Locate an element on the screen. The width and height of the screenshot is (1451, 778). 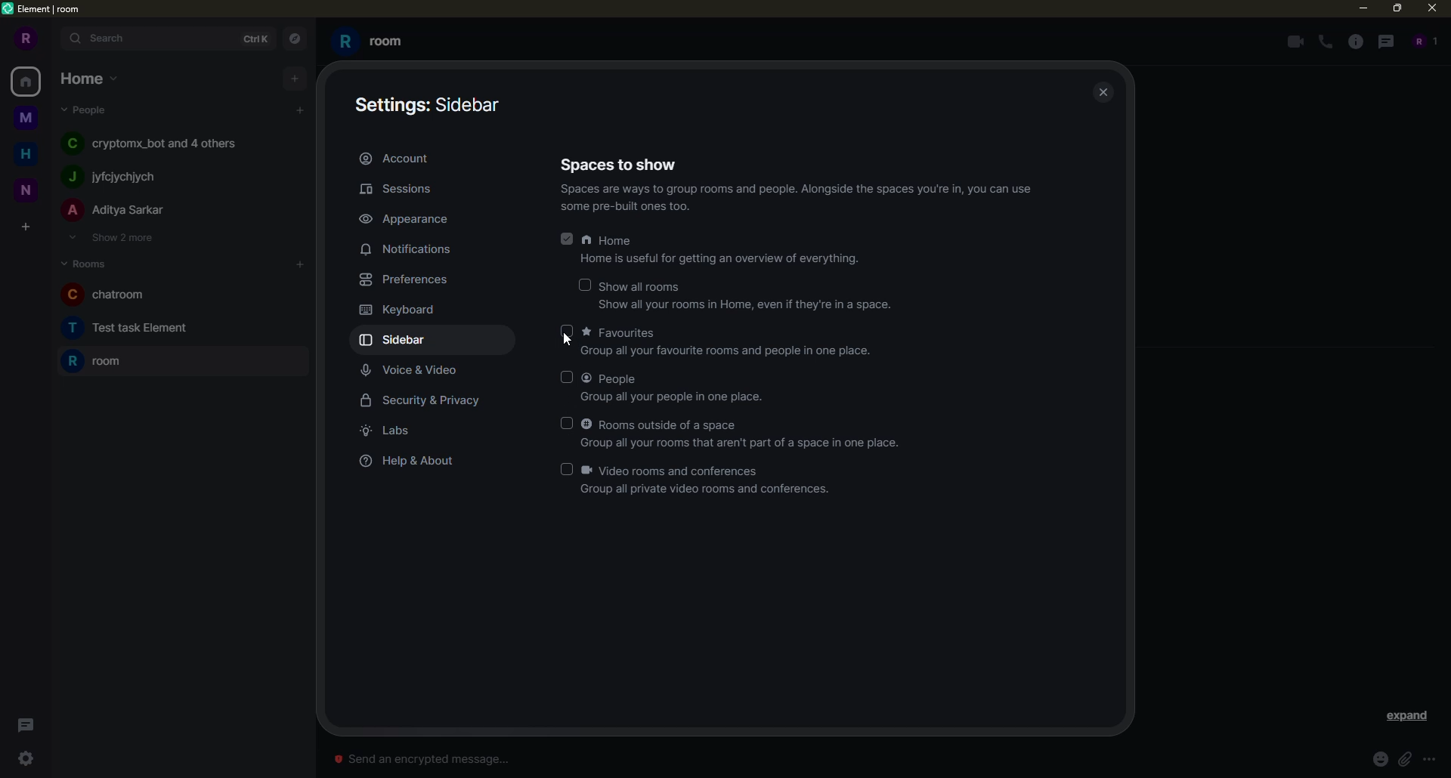
video rooms is located at coordinates (676, 470).